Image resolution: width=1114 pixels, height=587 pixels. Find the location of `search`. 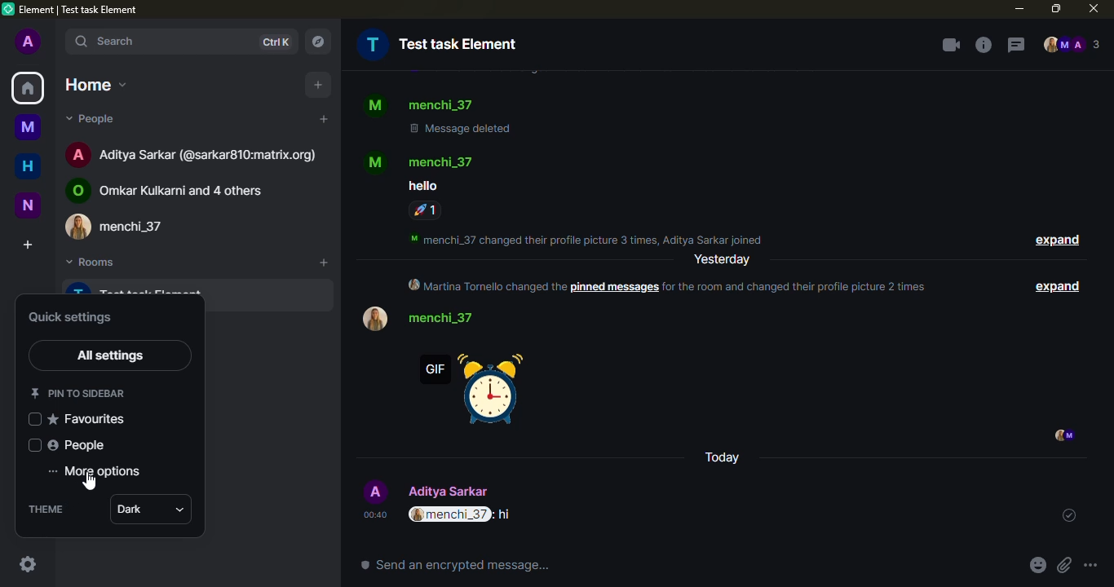

search is located at coordinates (106, 42).